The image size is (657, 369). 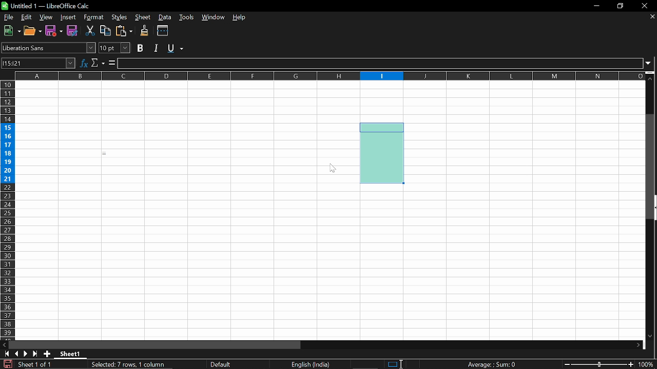 I want to click on Fillable cells, so click(x=500, y=261).